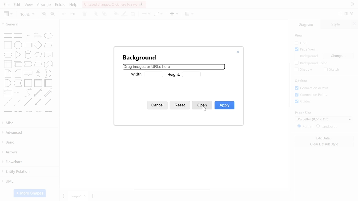  I want to click on general shapes, so click(37, 102).